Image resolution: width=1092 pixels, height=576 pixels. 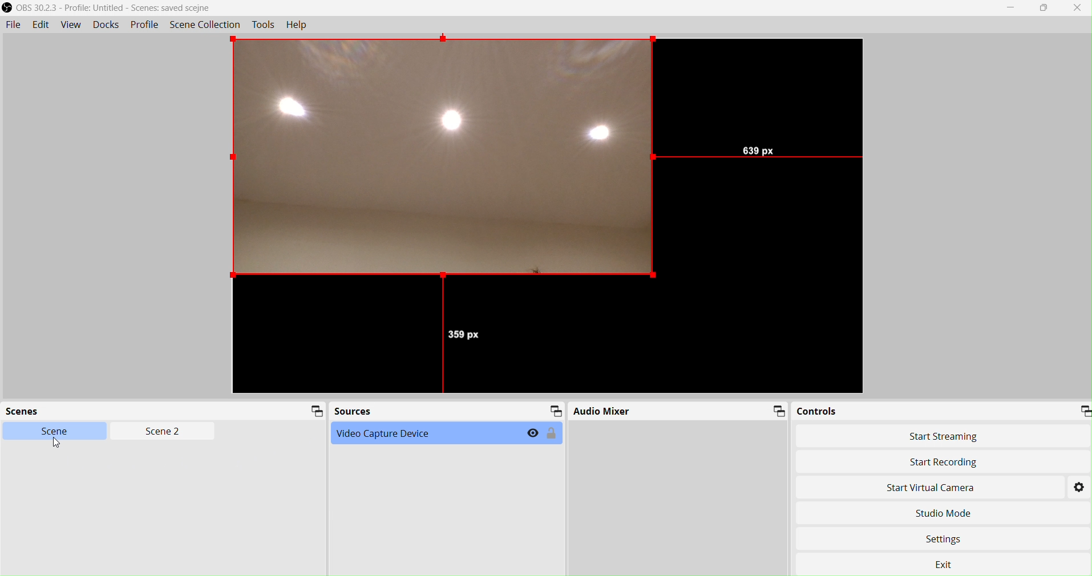 What do you see at coordinates (13, 25) in the screenshot?
I see `File` at bounding box center [13, 25].